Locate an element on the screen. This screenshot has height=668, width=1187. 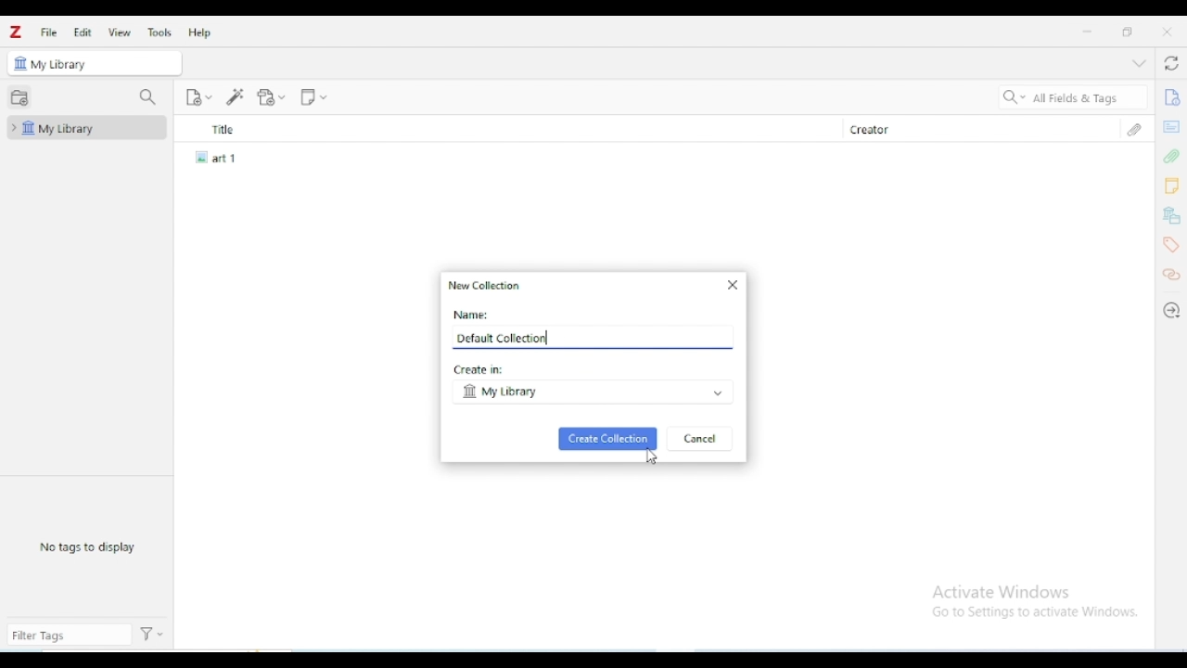
new item is located at coordinates (198, 96).